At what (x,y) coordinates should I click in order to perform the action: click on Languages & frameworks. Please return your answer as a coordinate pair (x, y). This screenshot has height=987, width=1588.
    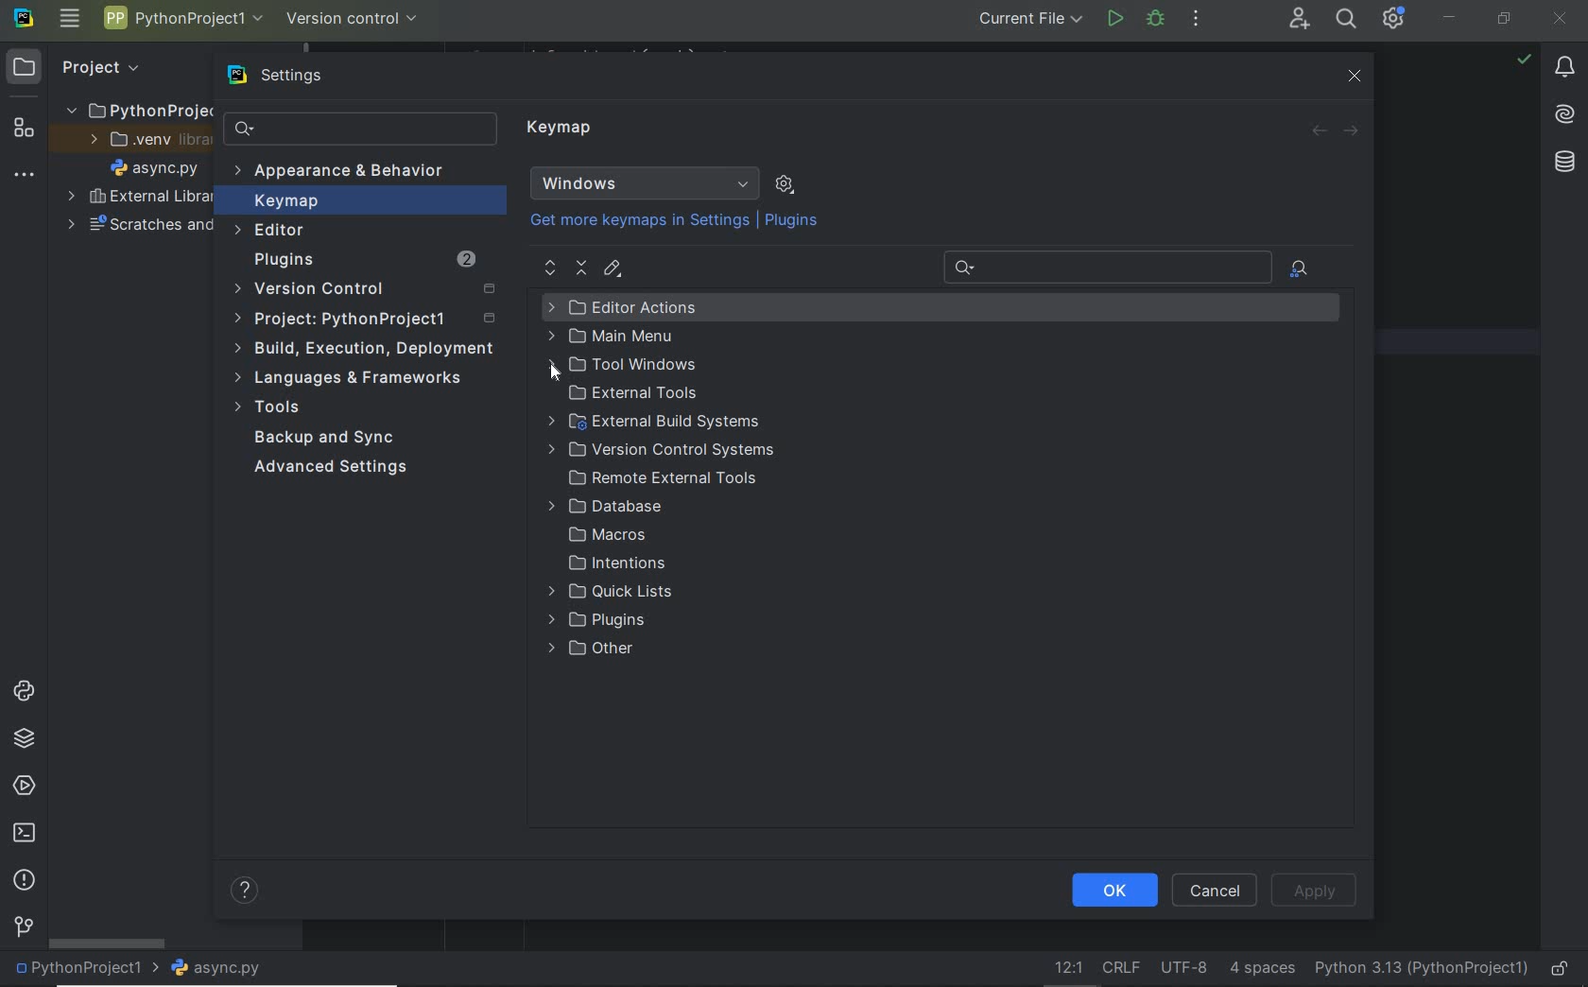
    Looking at the image, I should click on (353, 380).